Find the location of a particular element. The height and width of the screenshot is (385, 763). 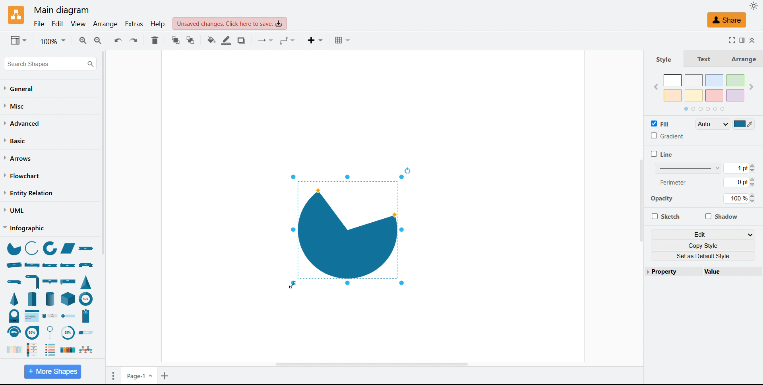

Colour palettes  is located at coordinates (705, 88).